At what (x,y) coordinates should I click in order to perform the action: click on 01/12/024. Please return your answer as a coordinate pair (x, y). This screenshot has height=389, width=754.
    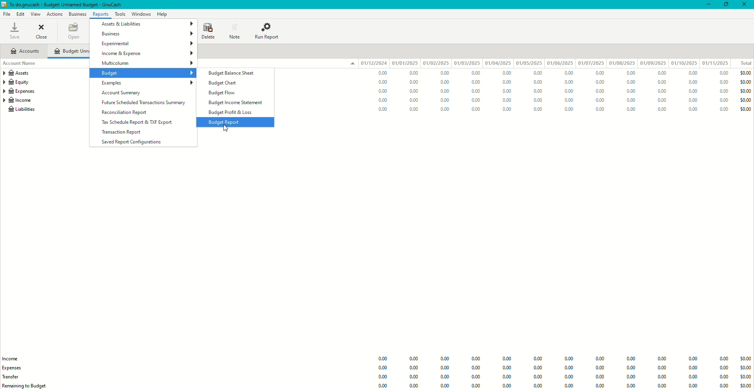
    Looking at the image, I should click on (374, 63).